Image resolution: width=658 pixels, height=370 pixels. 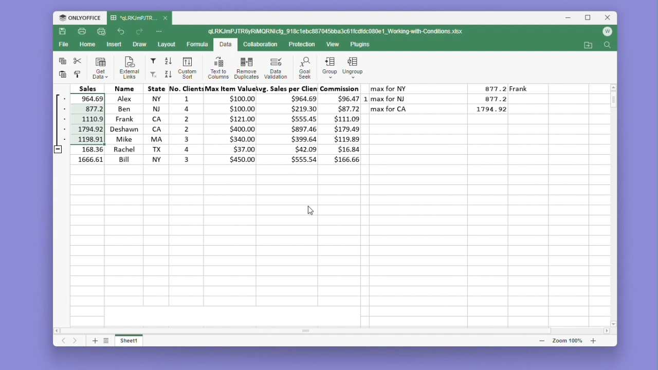 What do you see at coordinates (81, 32) in the screenshot?
I see `Print file` at bounding box center [81, 32].